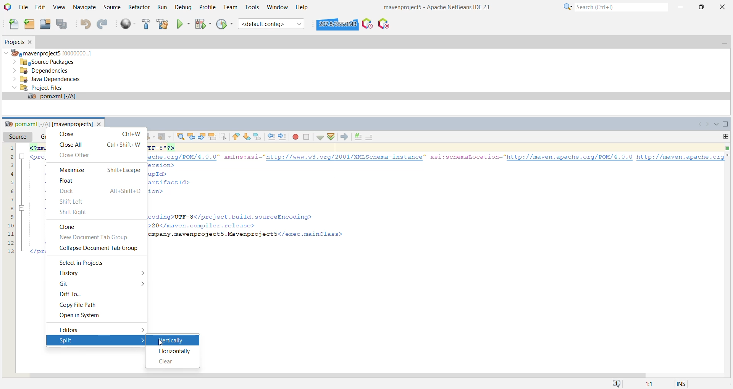 Image resolution: width=733 pixels, height=389 pixels. Describe the element at coordinates (10, 182) in the screenshot. I see `5` at that location.